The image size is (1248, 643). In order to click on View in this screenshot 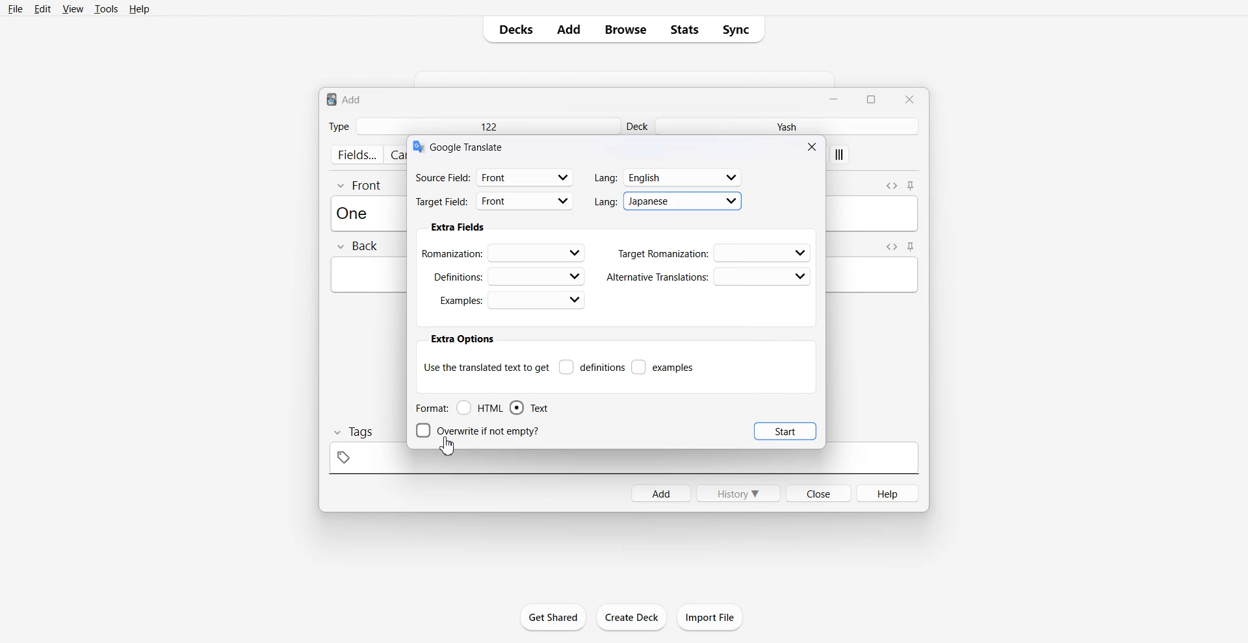, I will do `click(71, 8)`.